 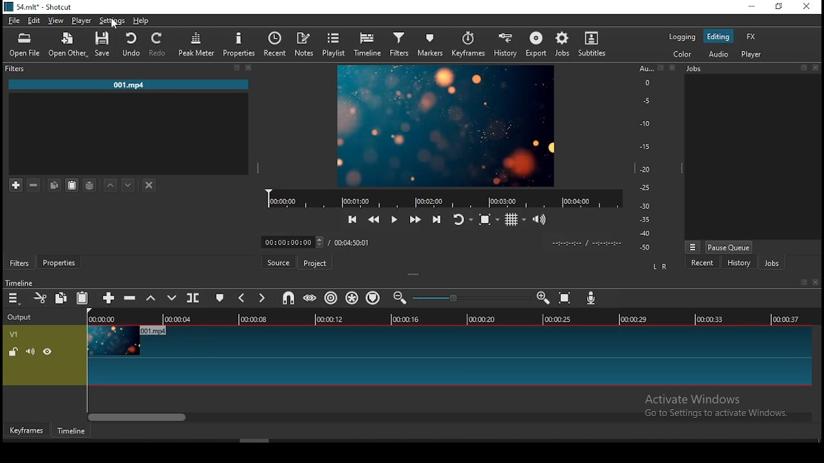 What do you see at coordinates (449, 356) in the screenshot?
I see `video track` at bounding box center [449, 356].